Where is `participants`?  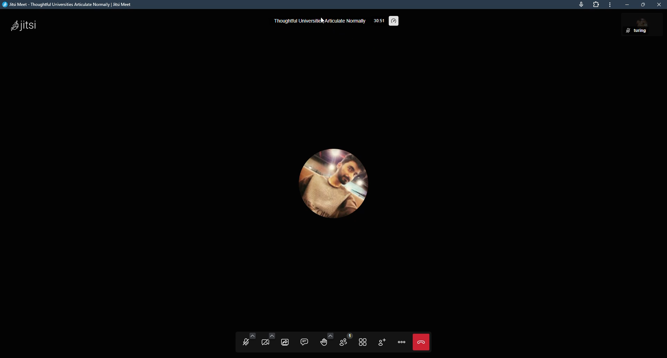
participants is located at coordinates (344, 341).